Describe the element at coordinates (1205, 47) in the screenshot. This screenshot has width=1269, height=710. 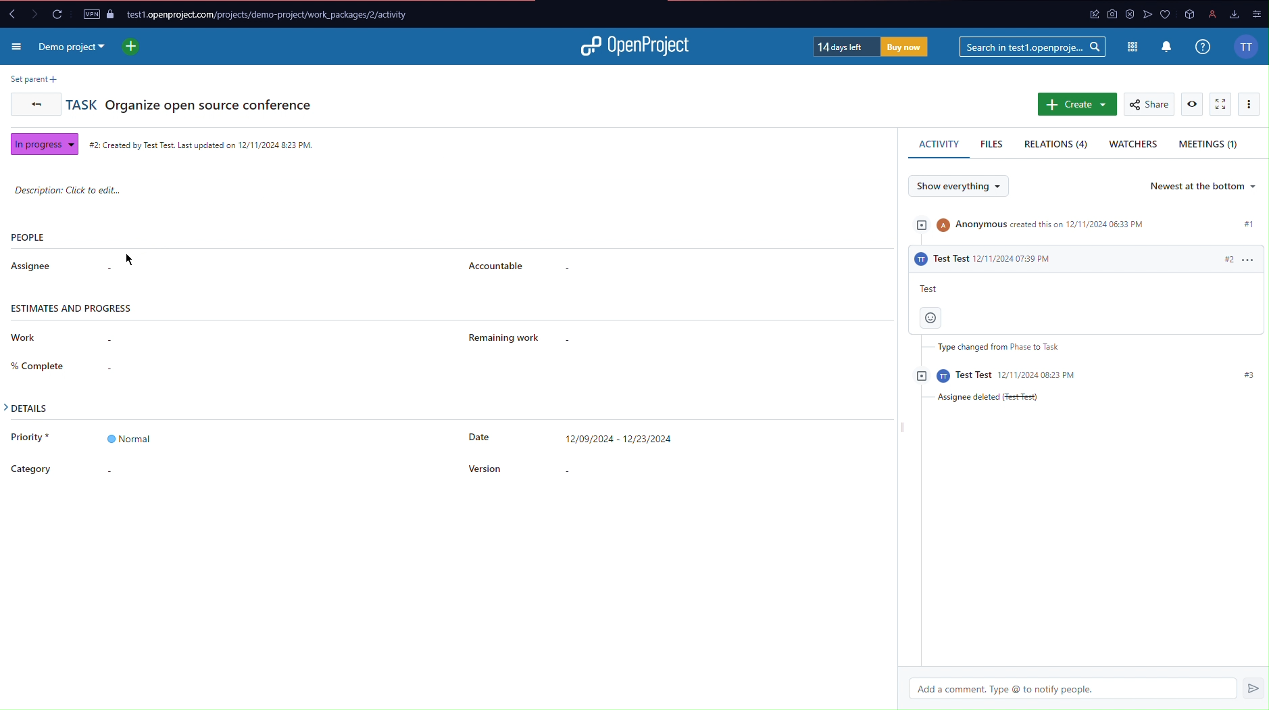
I see `Info` at that location.